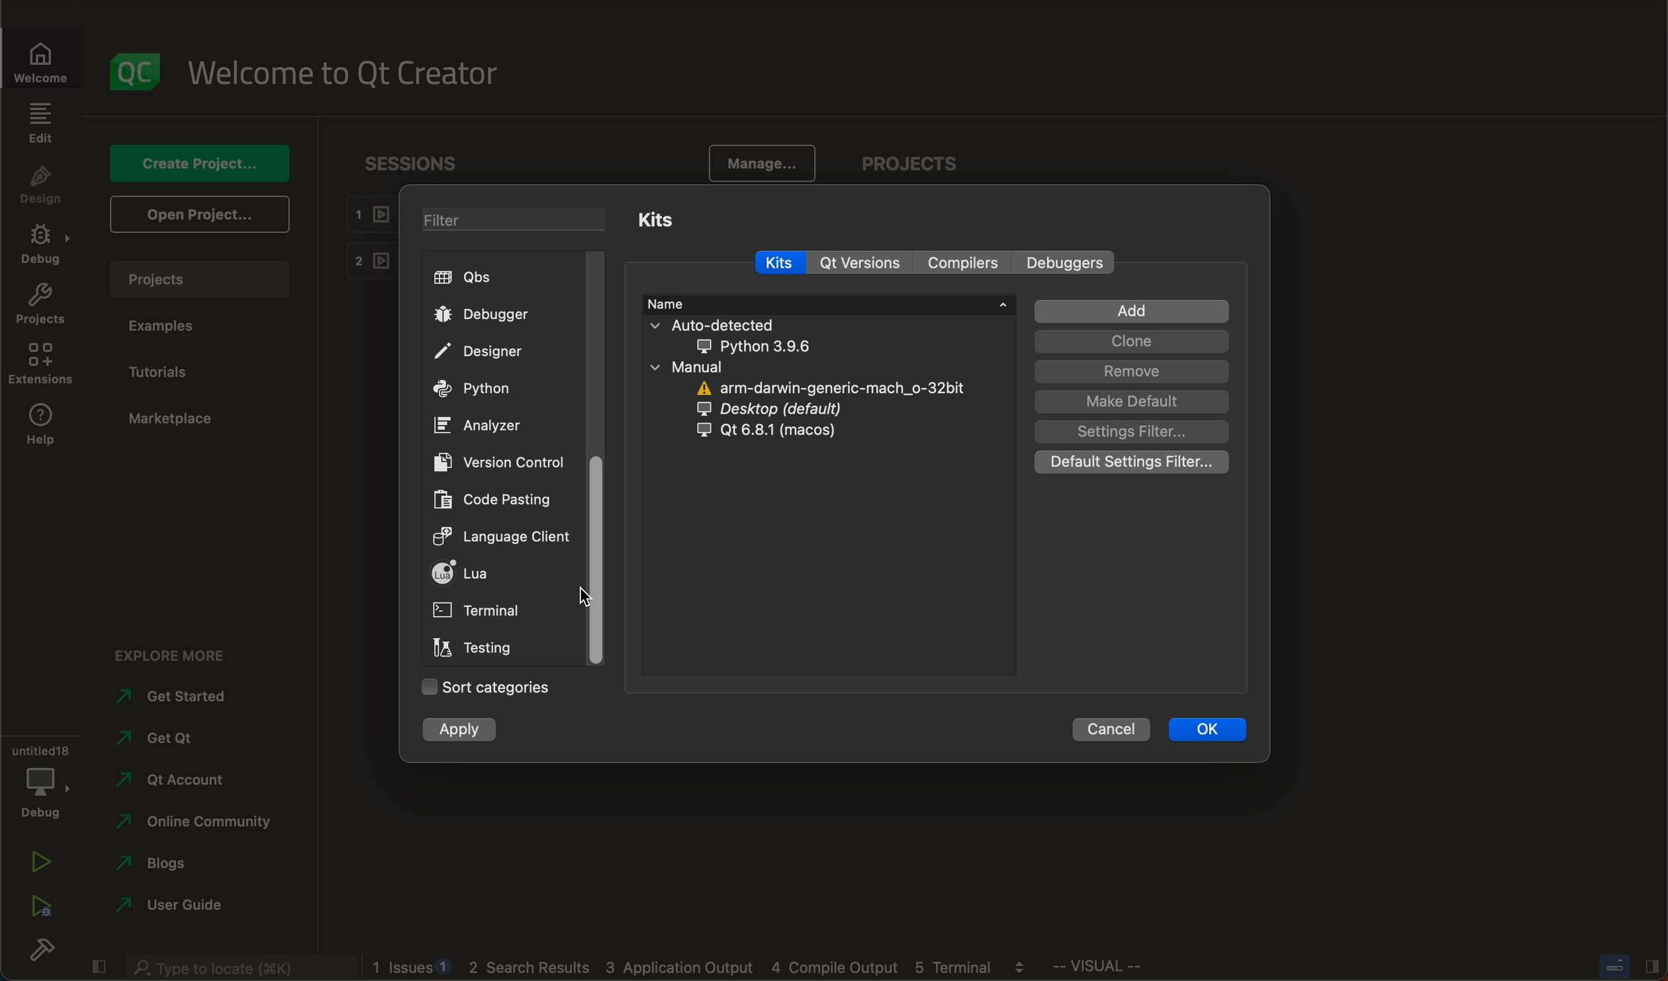 This screenshot has height=981, width=1668. What do you see at coordinates (475, 732) in the screenshot?
I see `apply` at bounding box center [475, 732].